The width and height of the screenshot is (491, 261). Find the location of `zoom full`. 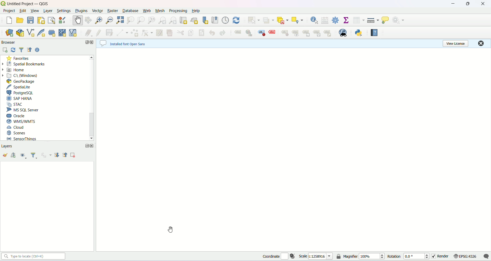

zoom full is located at coordinates (120, 20).